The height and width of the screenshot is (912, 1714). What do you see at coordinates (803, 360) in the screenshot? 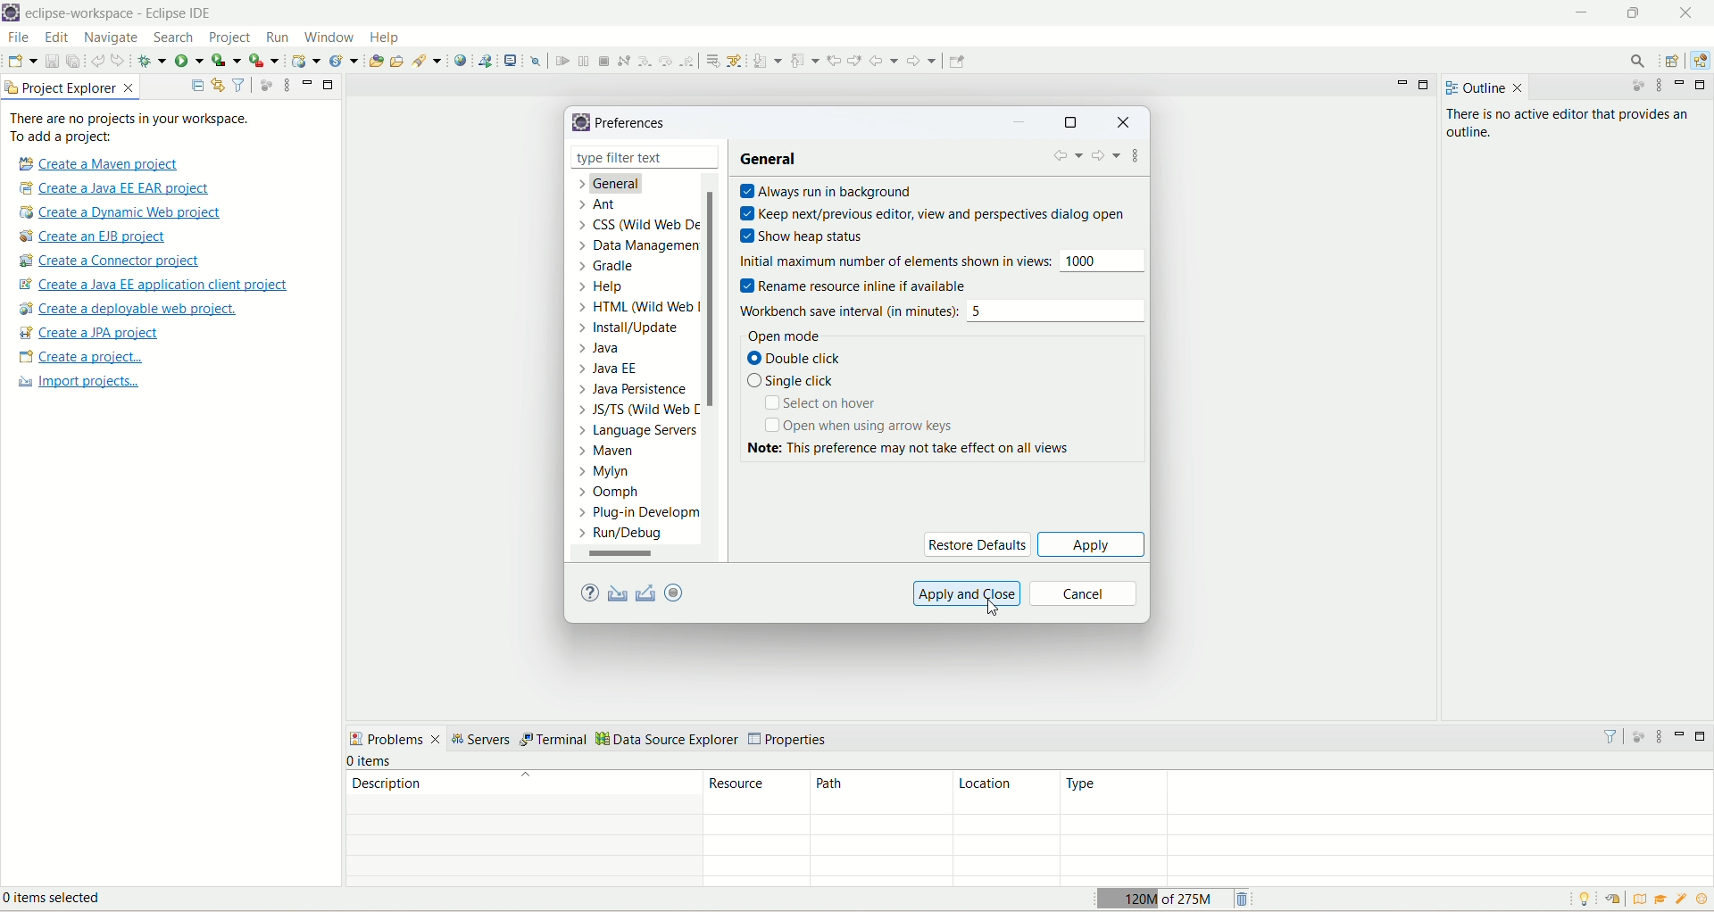
I see `double click` at bounding box center [803, 360].